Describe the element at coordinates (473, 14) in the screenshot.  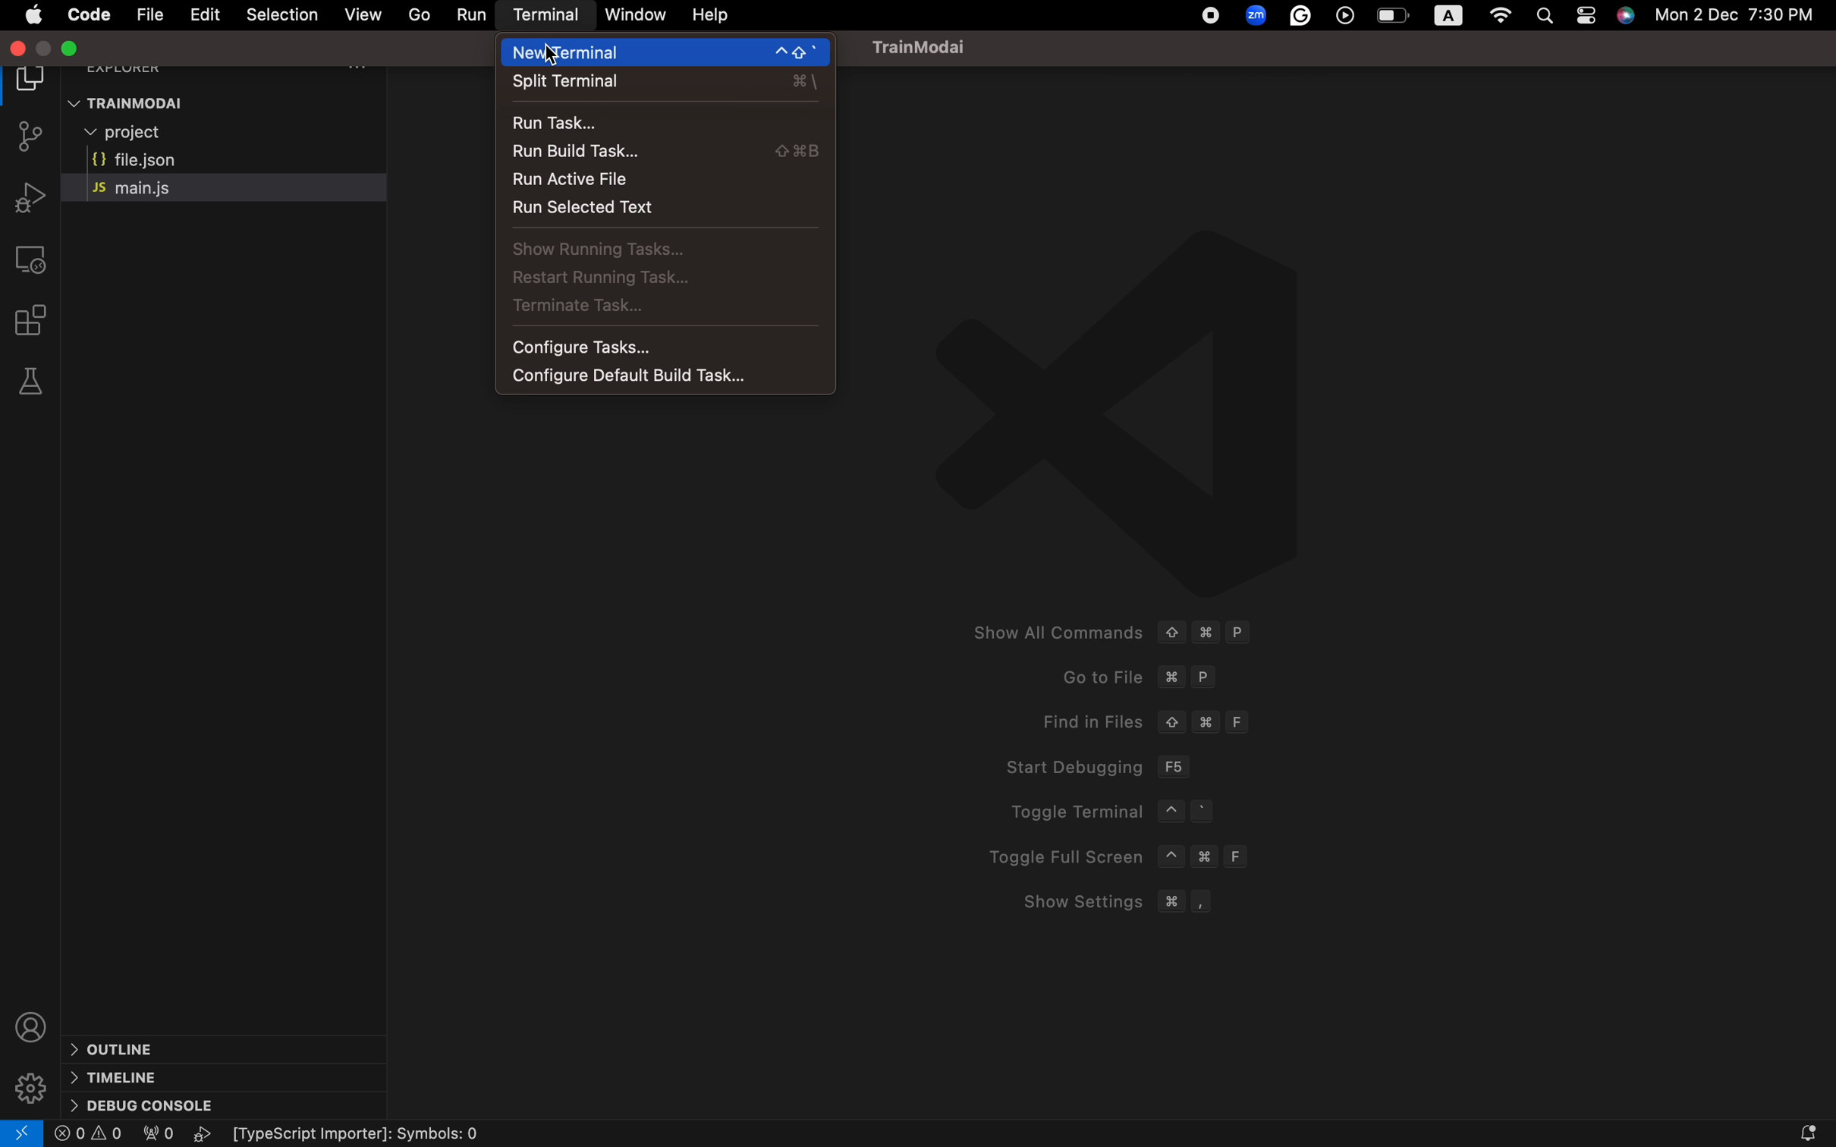
I see `run` at that location.